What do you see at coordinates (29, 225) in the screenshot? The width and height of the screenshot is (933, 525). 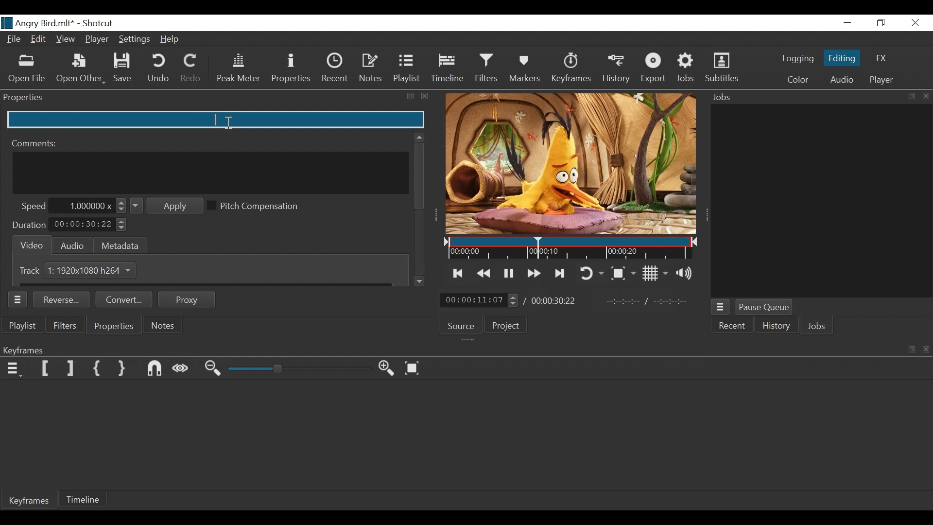 I see `Duration` at bounding box center [29, 225].